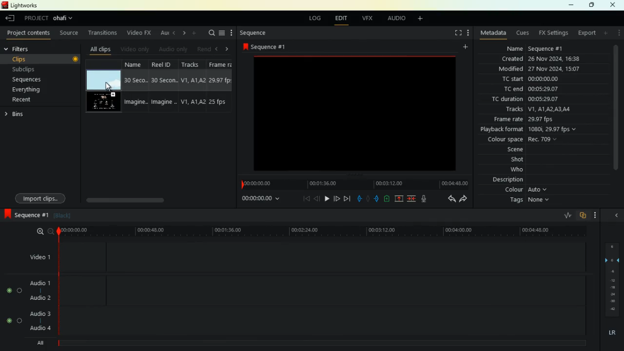  Describe the element at coordinates (175, 34) in the screenshot. I see `left` at that location.